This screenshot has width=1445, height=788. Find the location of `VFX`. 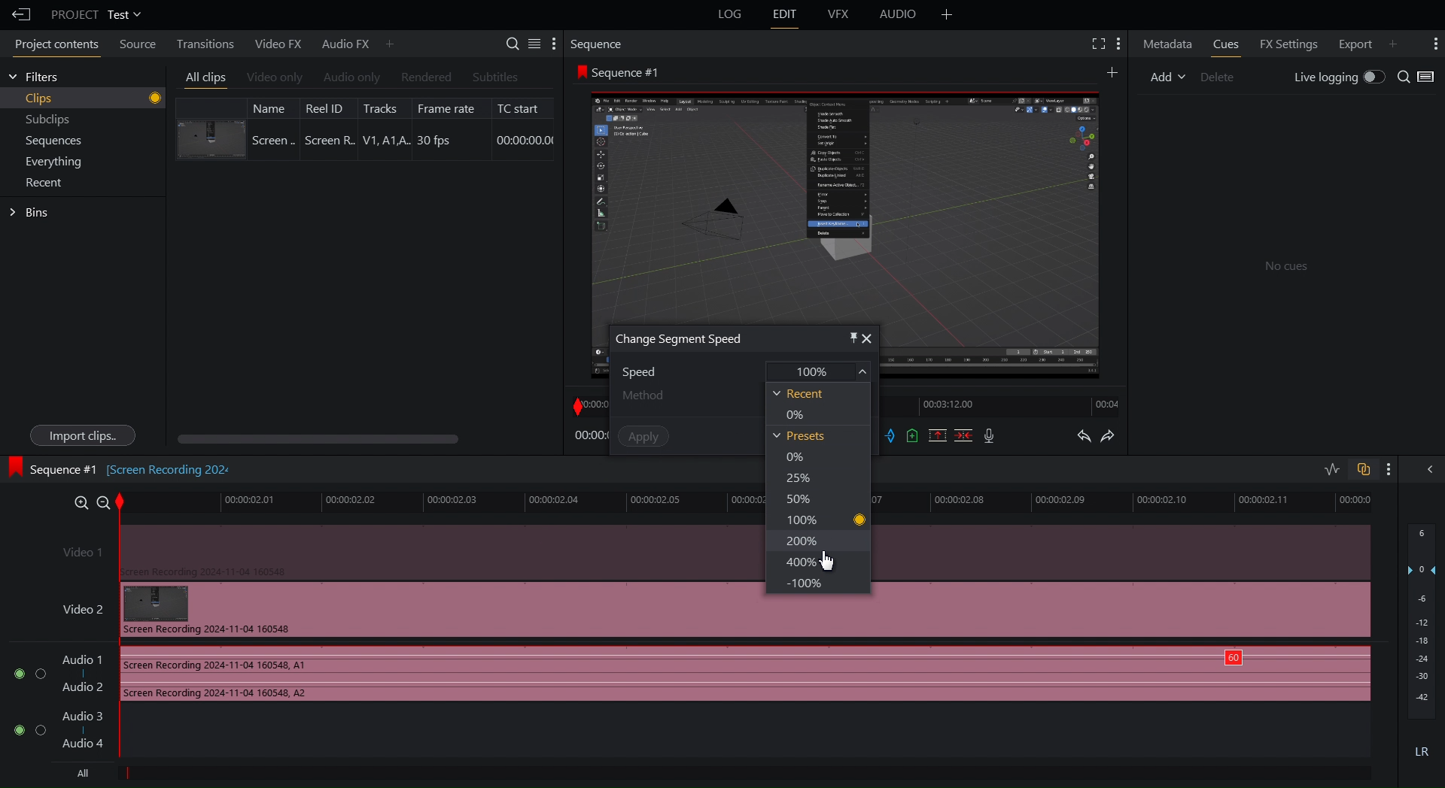

VFX is located at coordinates (841, 14).